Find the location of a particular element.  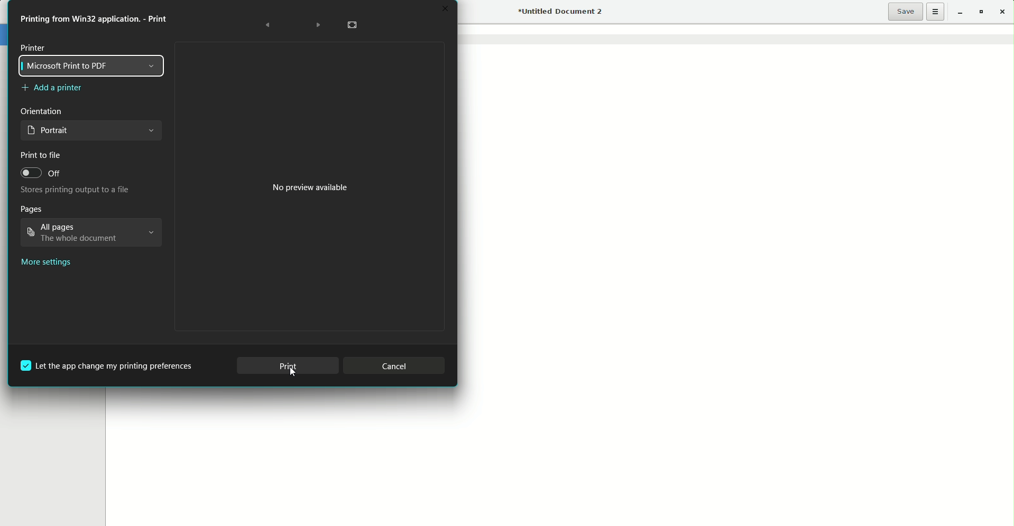

More settings is located at coordinates (47, 264).